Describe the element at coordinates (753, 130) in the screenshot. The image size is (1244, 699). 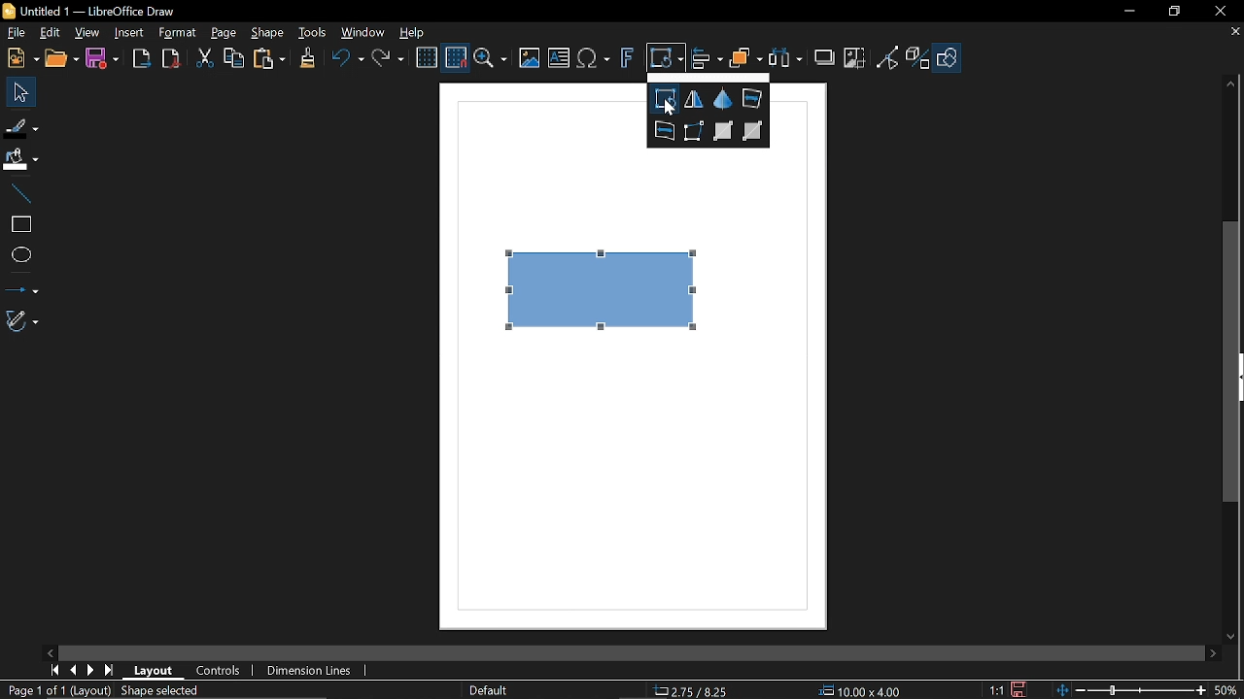
I see `Interactive gradient tool` at that location.